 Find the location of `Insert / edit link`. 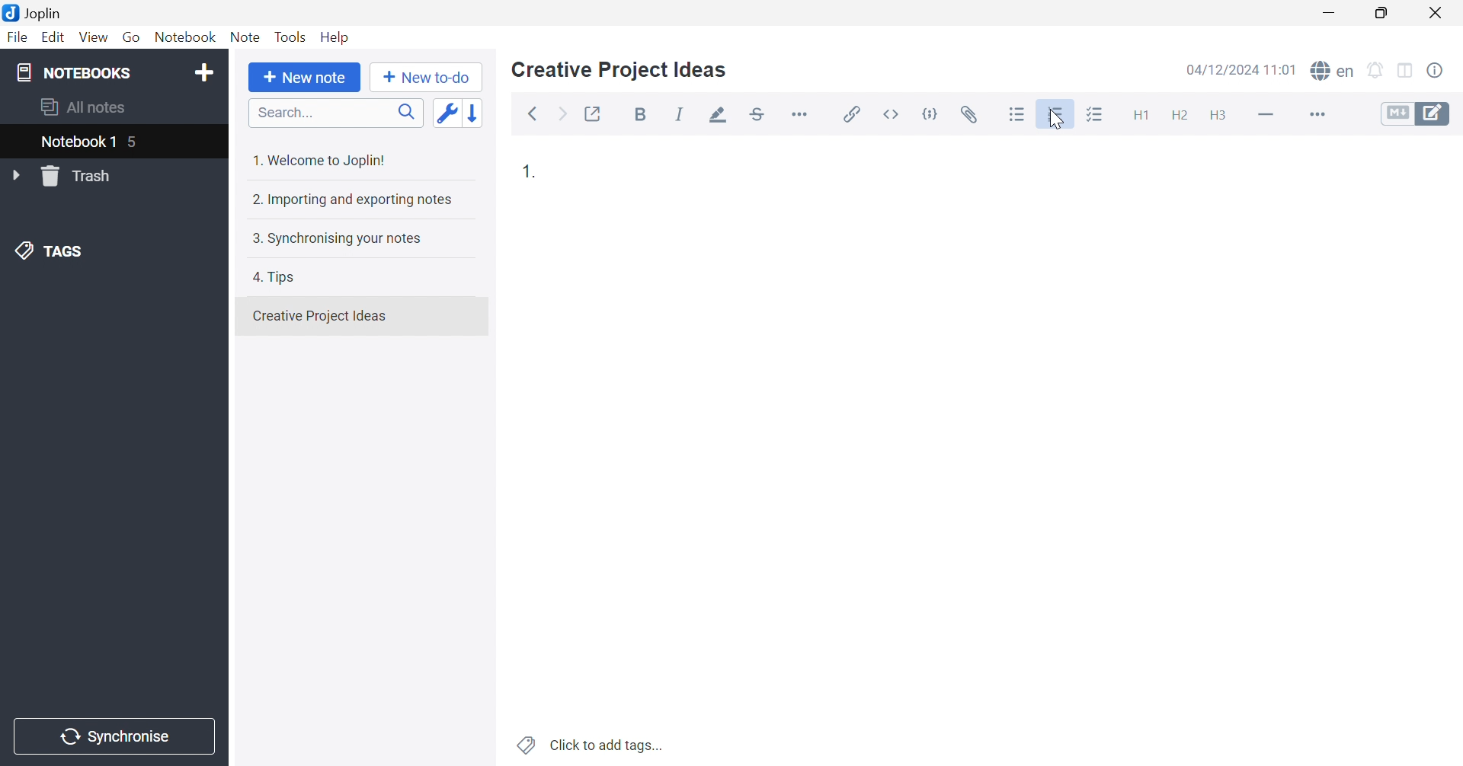

Insert / edit link is located at coordinates (853, 113).